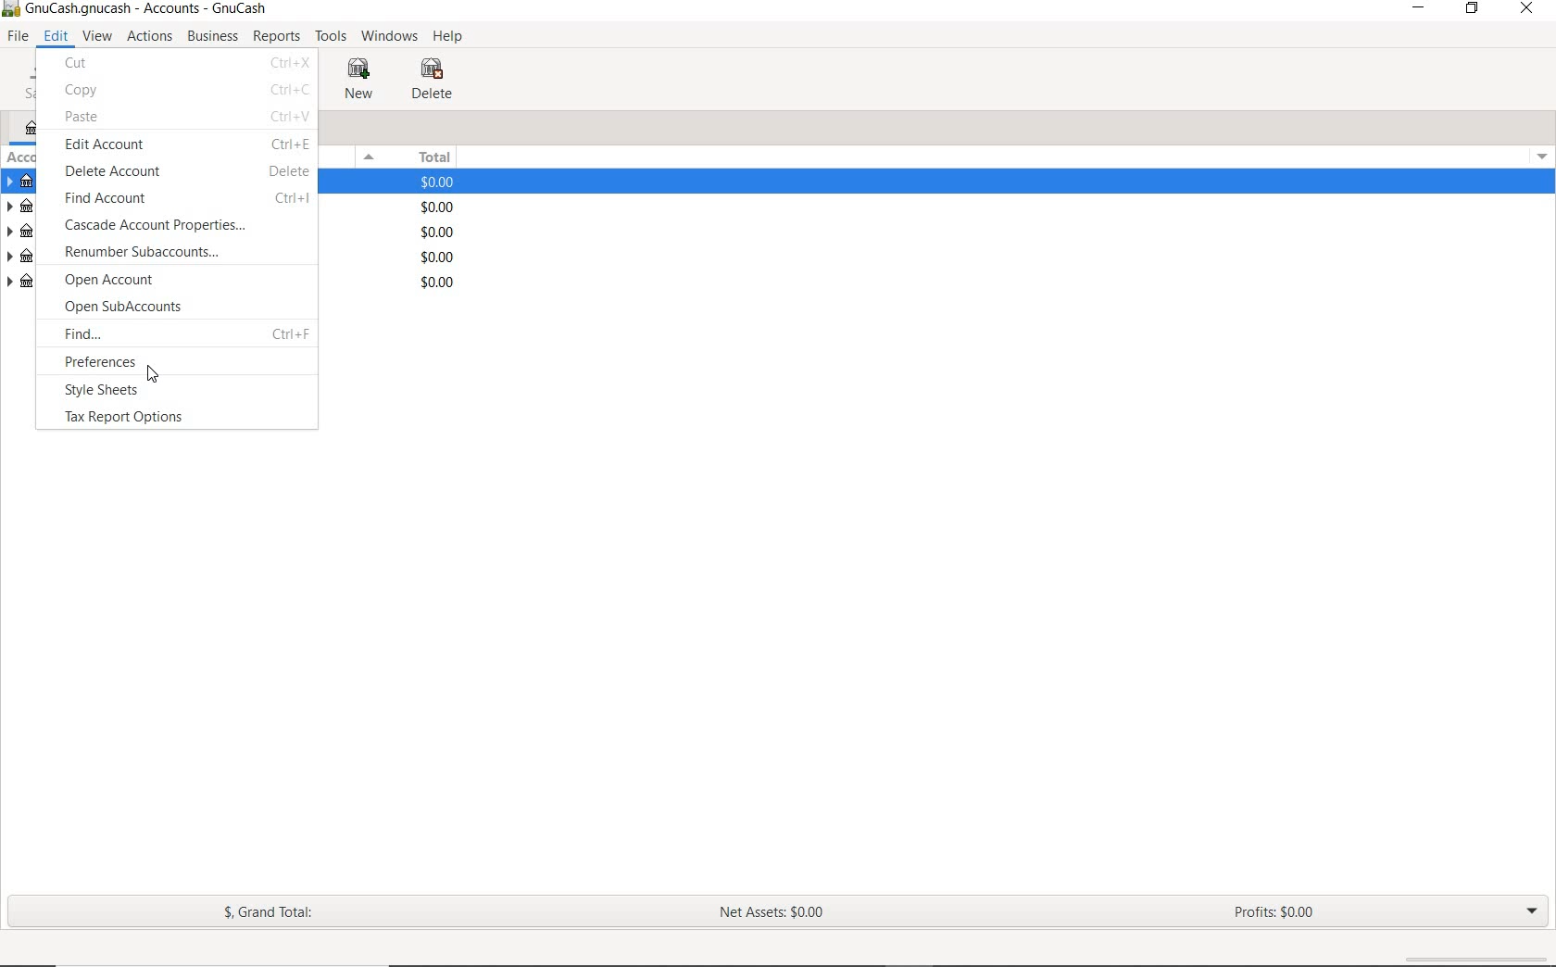 Image resolution: width=1556 pixels, height=967 pixels. Describe the element at coordinates (140, 281) in the screenshot. I see `OPEN ACCOUNT` at that location.